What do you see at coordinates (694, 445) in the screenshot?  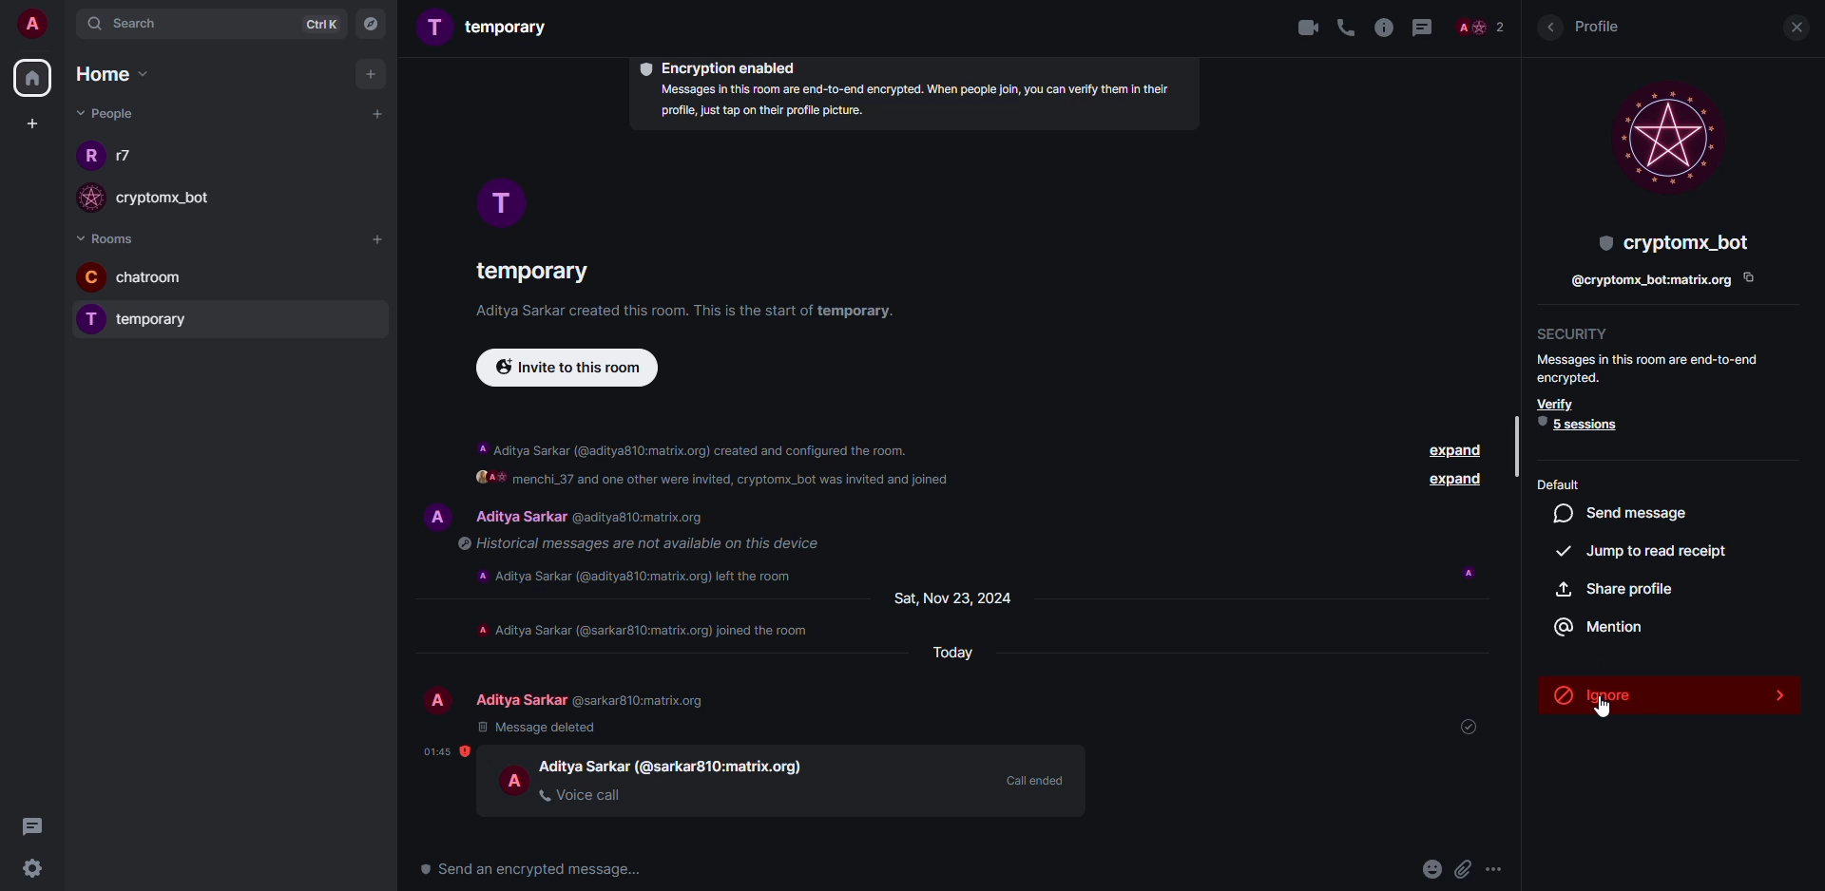 I see `info` at bounding box center [694, 445].